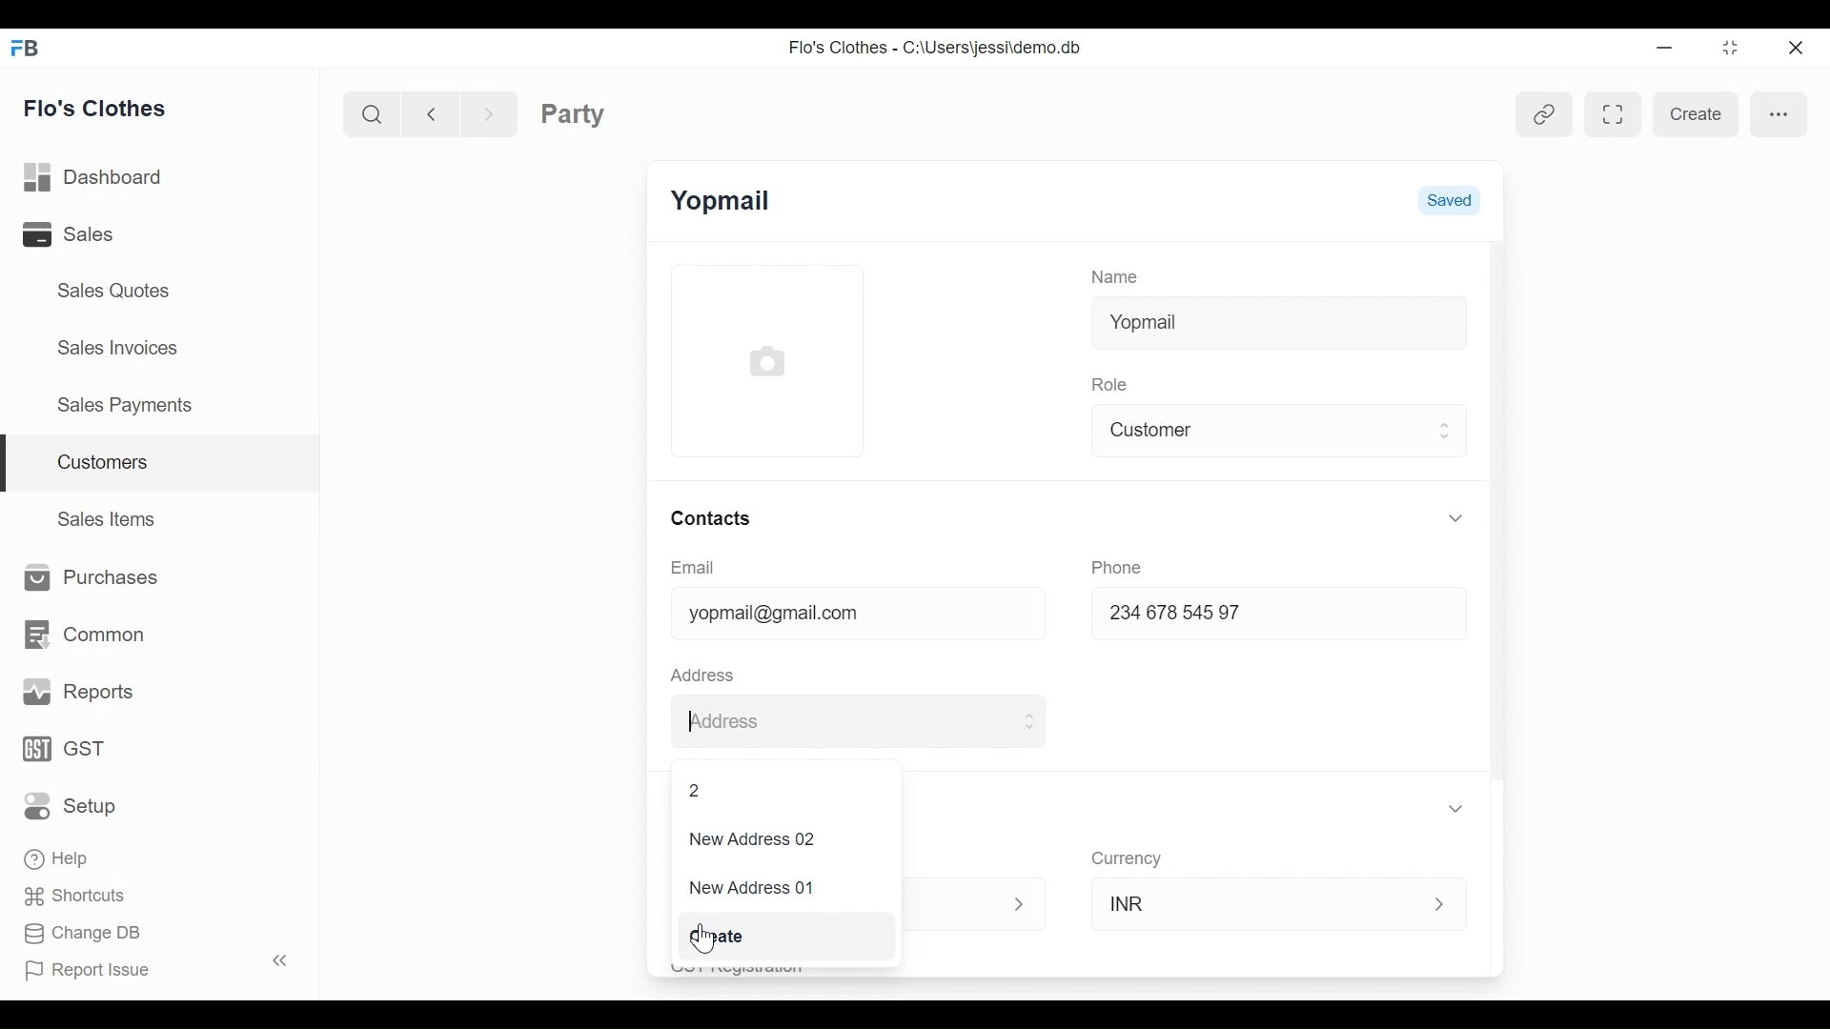 The height and width of the screenshot is (1029, 1830). What do you see at coordinates (82, 635) in the screenshot?
I see `Common` at bounding box center [82, 635].